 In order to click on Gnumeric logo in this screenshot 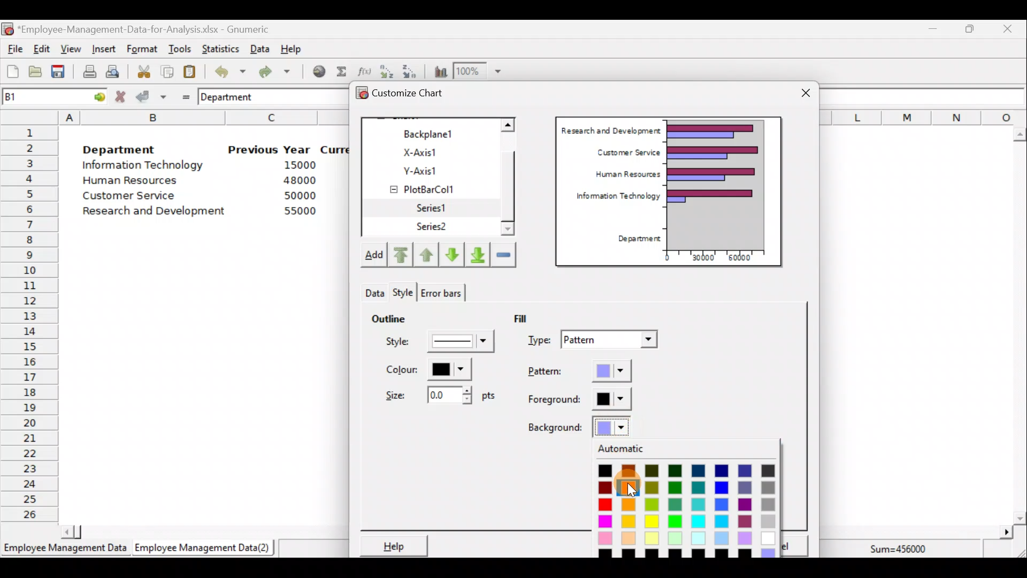, I will do `click(7, 30)`.